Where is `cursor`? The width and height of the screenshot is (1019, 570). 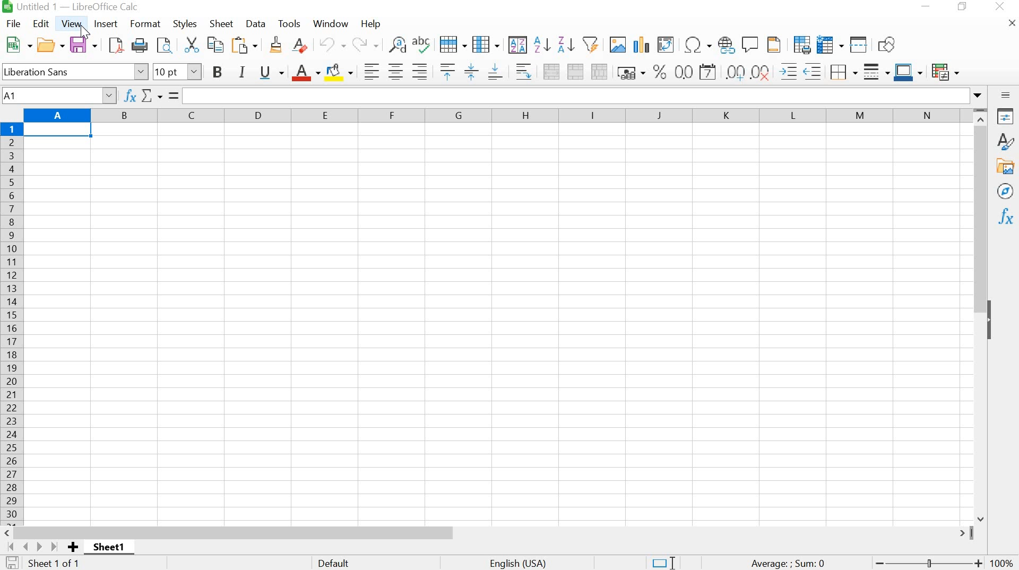
cursor is located at coordinates (89, 33).